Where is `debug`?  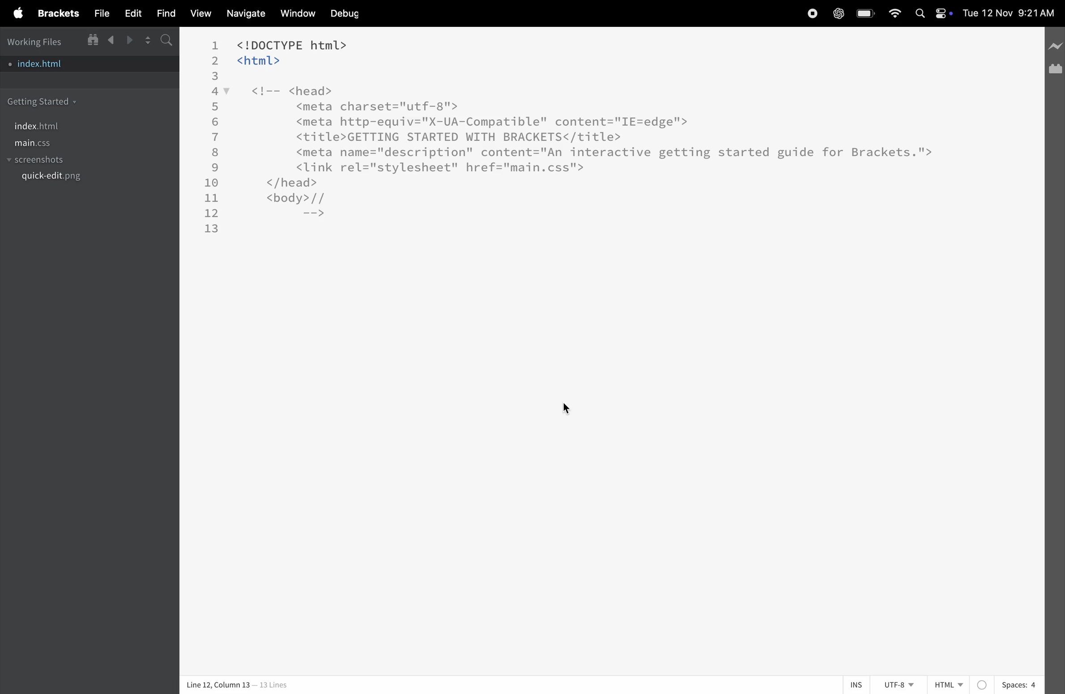
debug is located at coordinates (350, 12).